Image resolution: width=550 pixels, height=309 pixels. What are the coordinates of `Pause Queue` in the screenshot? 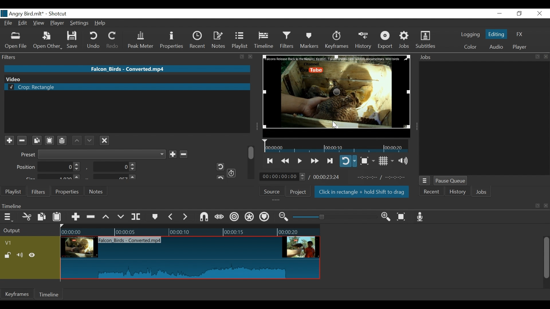 It's located at (451, 181).